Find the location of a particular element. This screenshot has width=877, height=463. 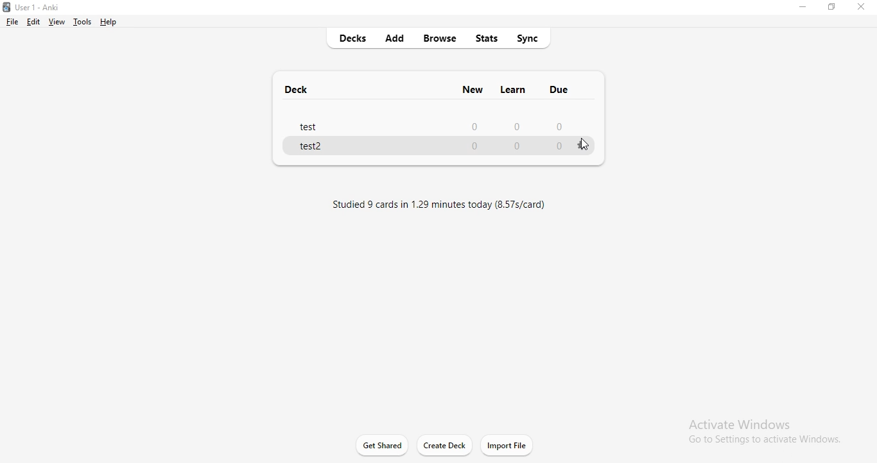

get shared is located at coordinates (383, 446).